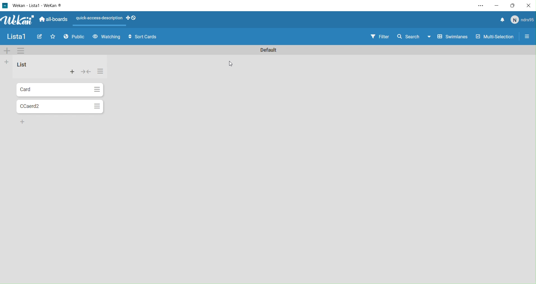 The image size is (536, 284). Describe the element at coordinates (496, 37) in the screenshot. I see `Multi Selection` at that location.